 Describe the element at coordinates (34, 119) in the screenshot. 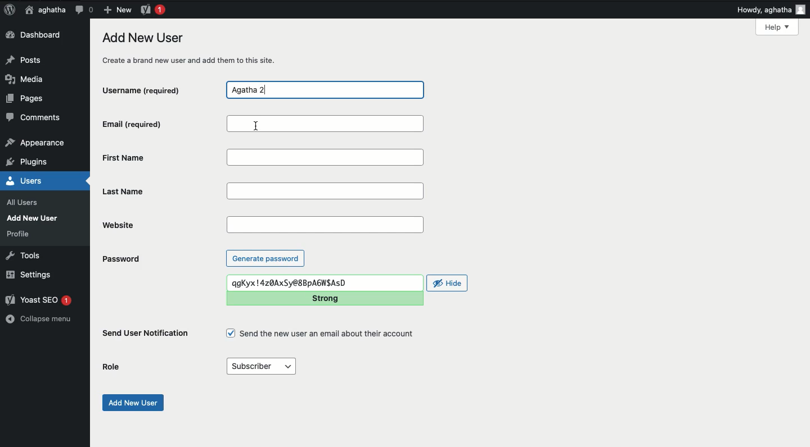

I see `Comments` at that location.